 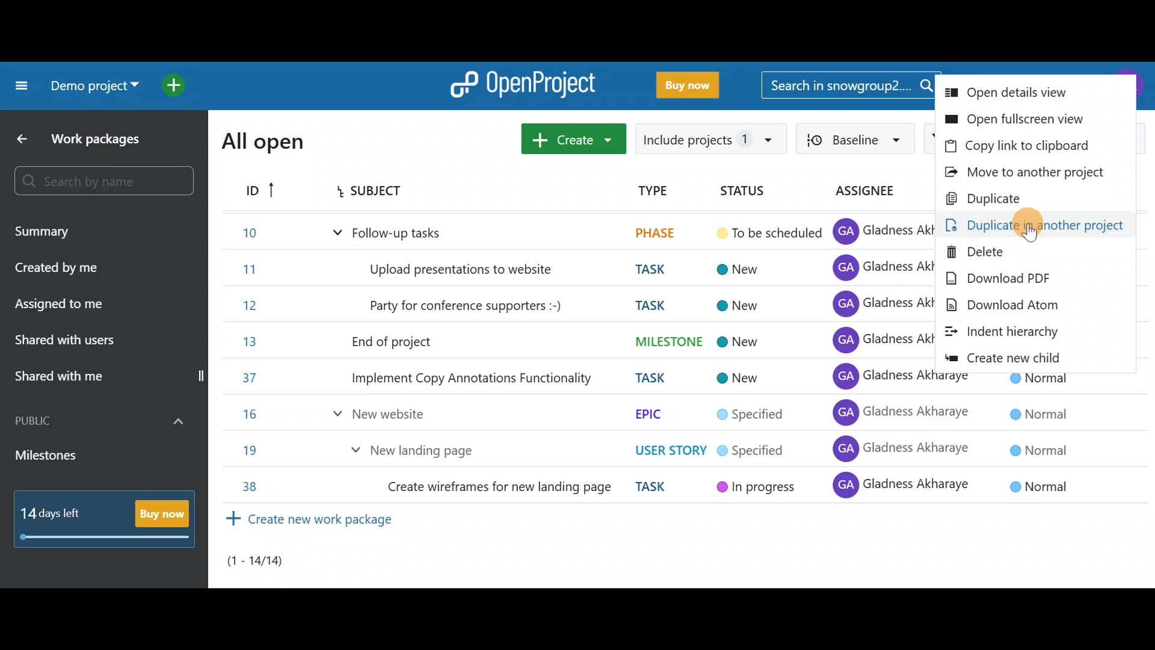 I want to click on GA Gladness Akharaye, so click(x=882, y=229).